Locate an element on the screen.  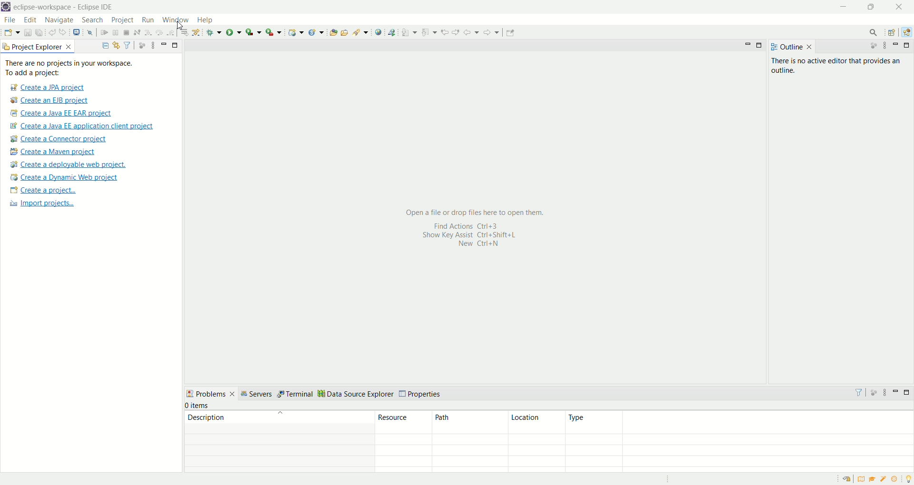
save is located at coordinates (29, 33).